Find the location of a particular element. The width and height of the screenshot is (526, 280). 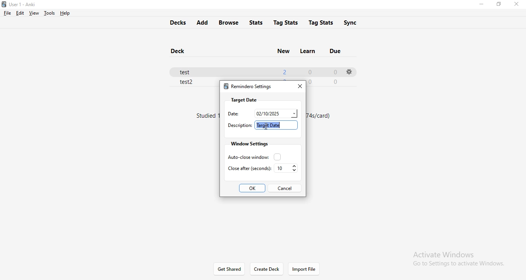

text is located at coordinates (323, 116).